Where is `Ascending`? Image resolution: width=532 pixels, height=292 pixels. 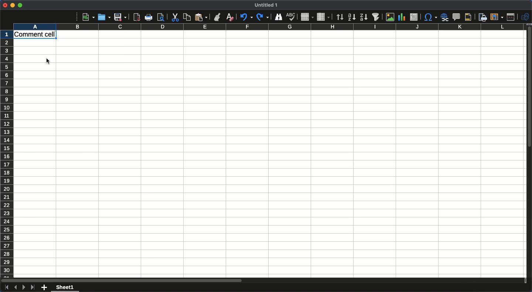
Ascending is located at coordinates (351, 17).